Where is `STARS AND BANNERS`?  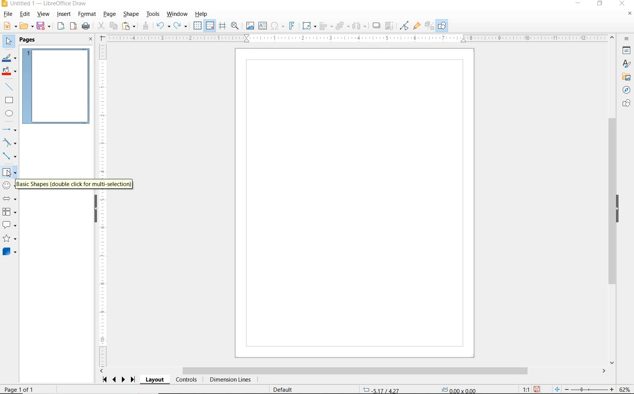 STARS AND BANNERS is located at coordinates (9, 239).